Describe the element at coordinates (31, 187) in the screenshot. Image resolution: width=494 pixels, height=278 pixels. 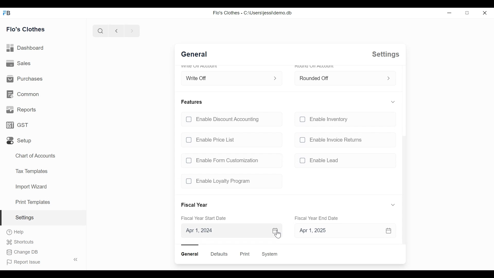
I see `Import Wizard` at that location.